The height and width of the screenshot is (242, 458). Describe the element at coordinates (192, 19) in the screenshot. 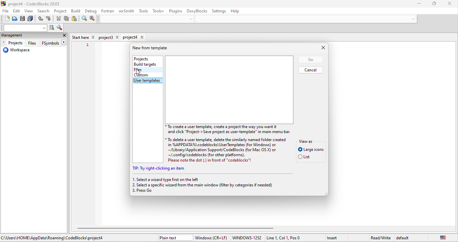

I see `down` at that location.